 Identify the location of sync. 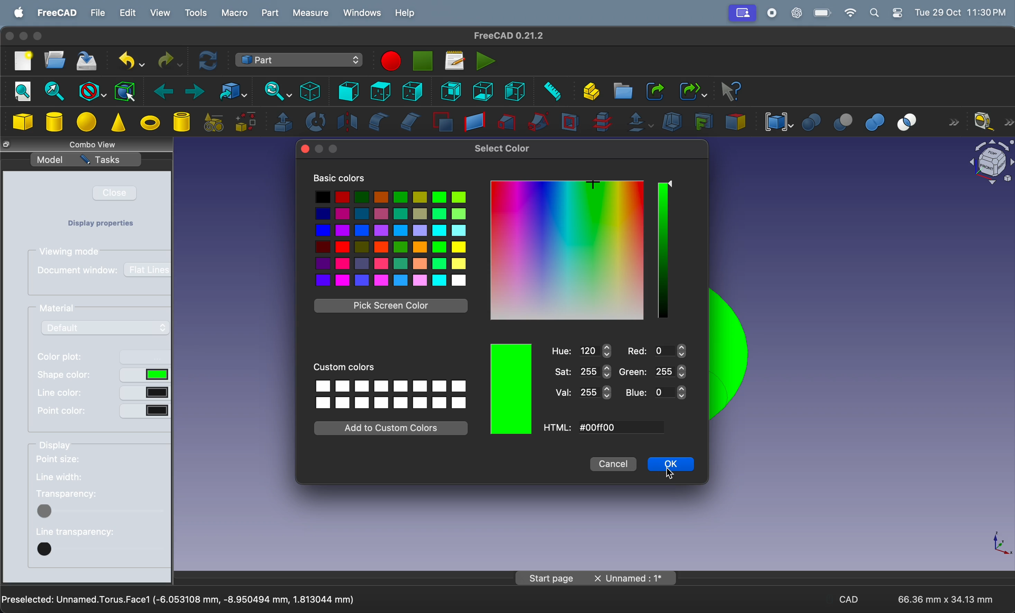
(273, 90).